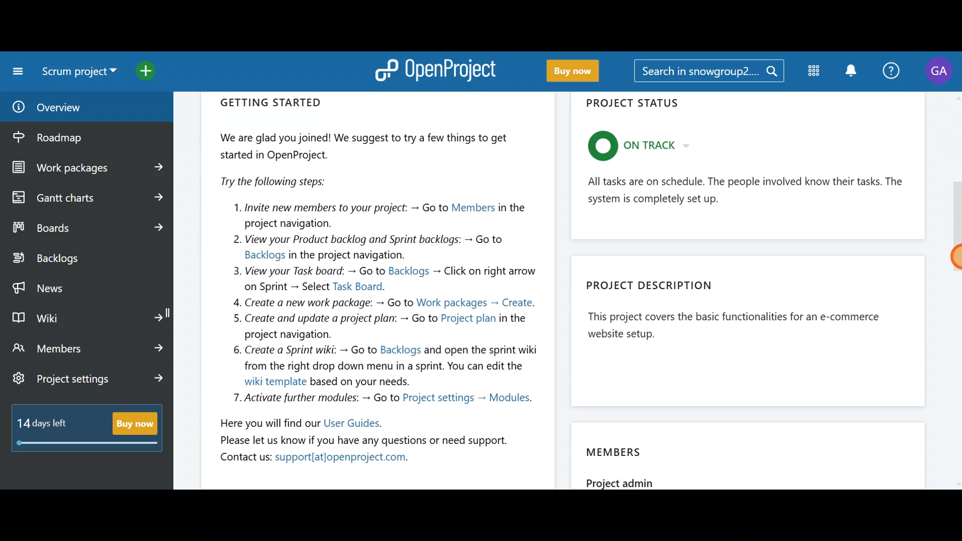  I want to click on Modules, so click(812, 73).